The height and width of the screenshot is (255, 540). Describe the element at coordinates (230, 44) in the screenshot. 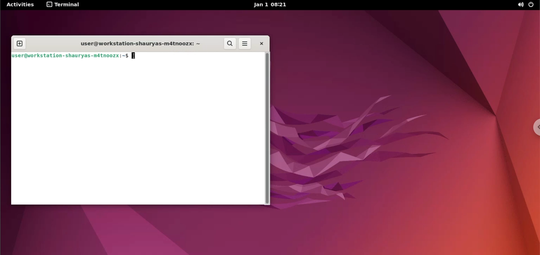

I see `search` at that location.